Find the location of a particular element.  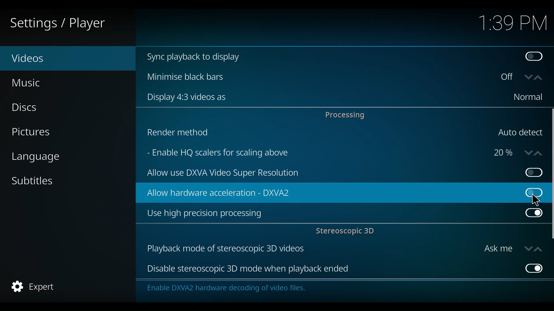

Toggle Sync playback to display is located at coordinates (535, 57).